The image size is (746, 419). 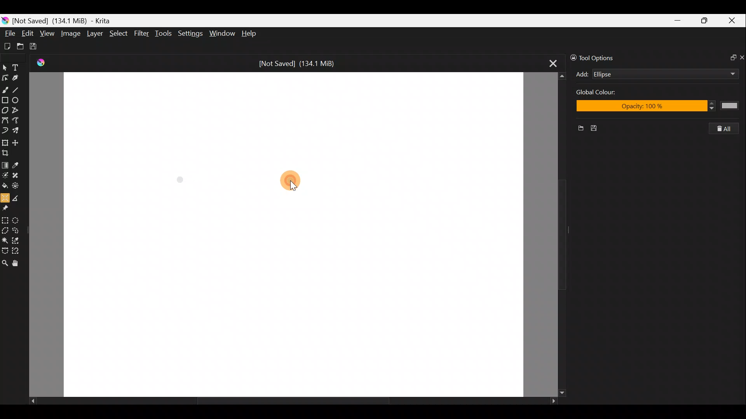 I want to click on Open existing document, so click(x=19, y=45).